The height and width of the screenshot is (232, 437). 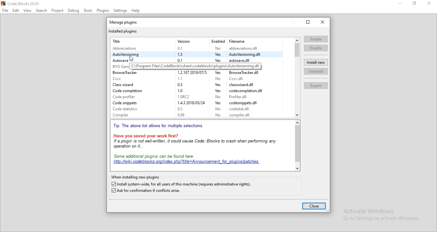 What do you see at coordinates (297, 50) in the screenshot?
I see `Vertical Scroll bar` at bounding box center [297, 50].